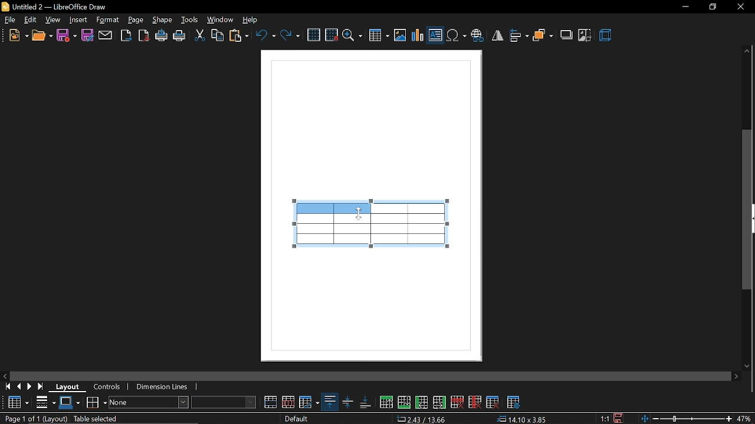 This screenshot has width=755, height=424. I want to click on Table, so click(17, 402).